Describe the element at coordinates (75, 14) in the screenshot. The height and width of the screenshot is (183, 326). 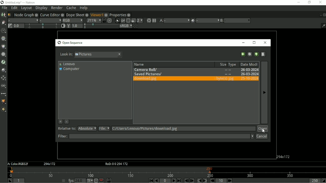
I see `Dope Sheet` at that location.